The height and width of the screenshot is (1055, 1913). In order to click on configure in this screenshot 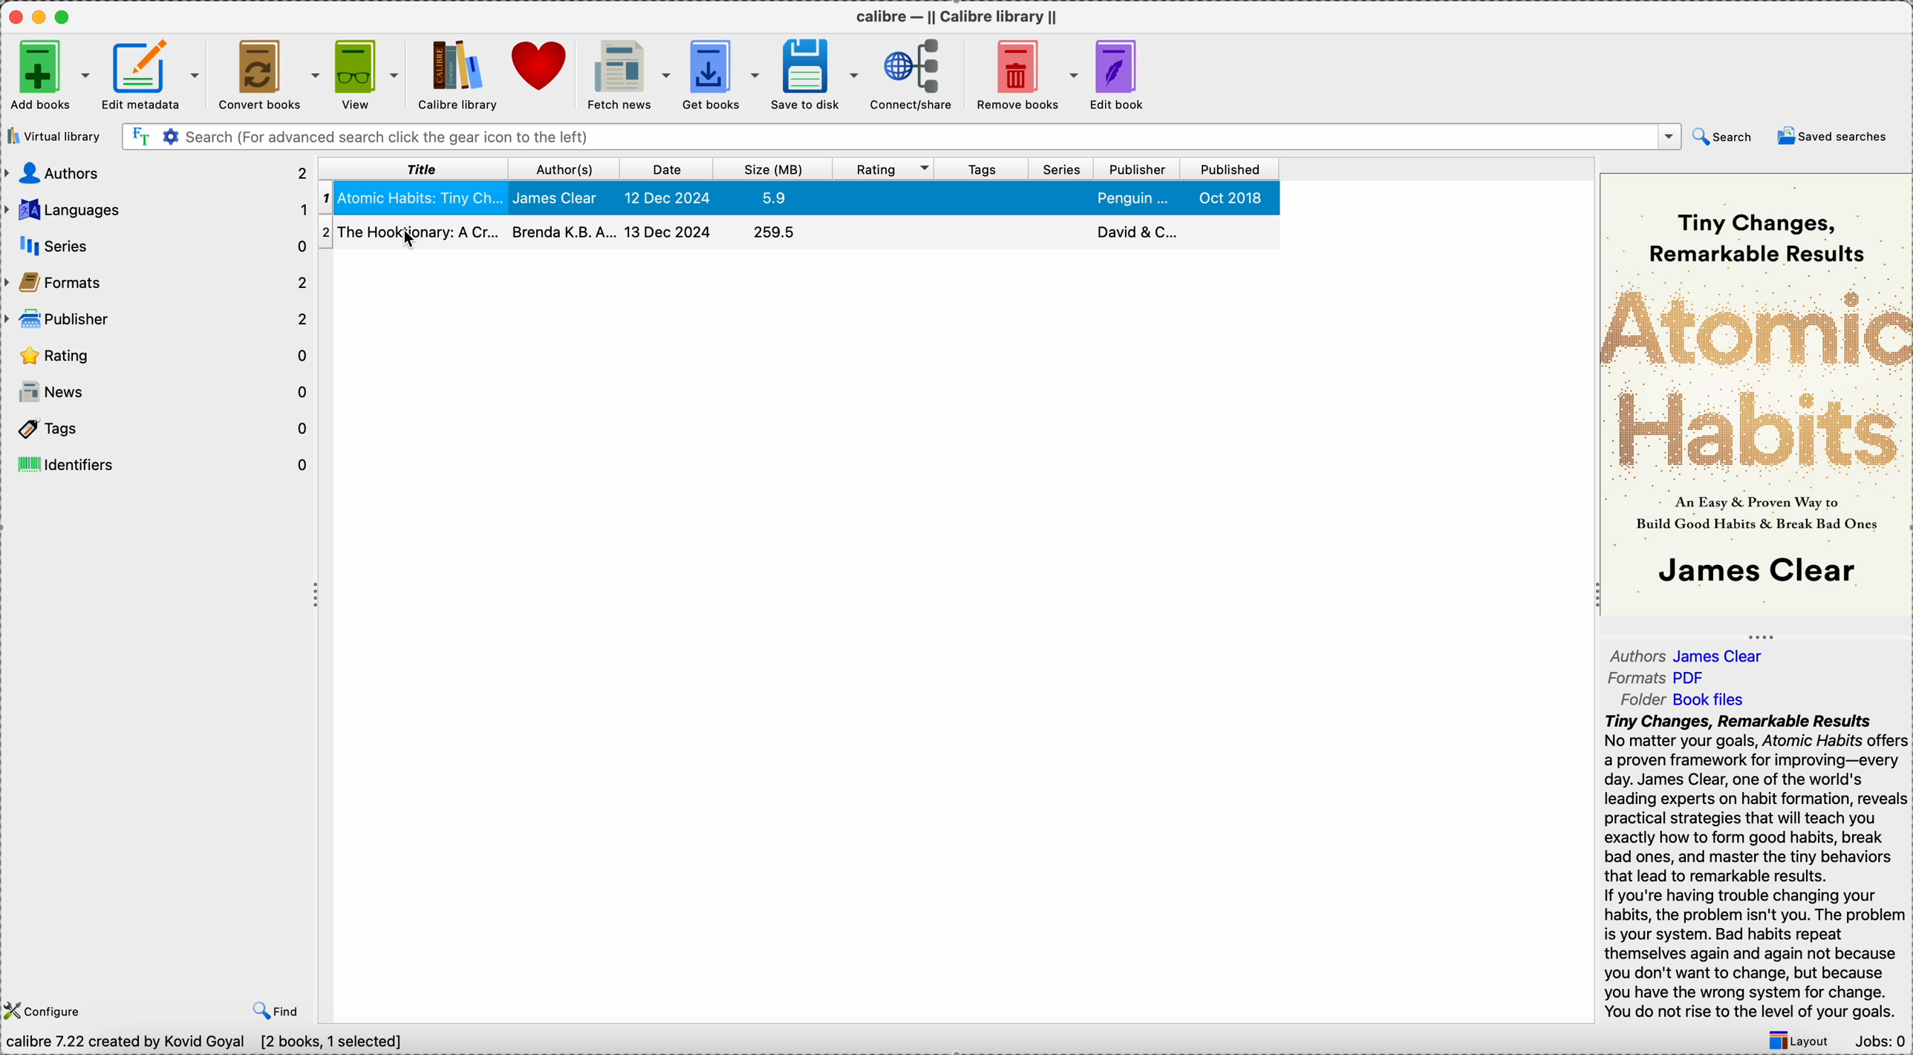, I will do `click(45, 1010)`.